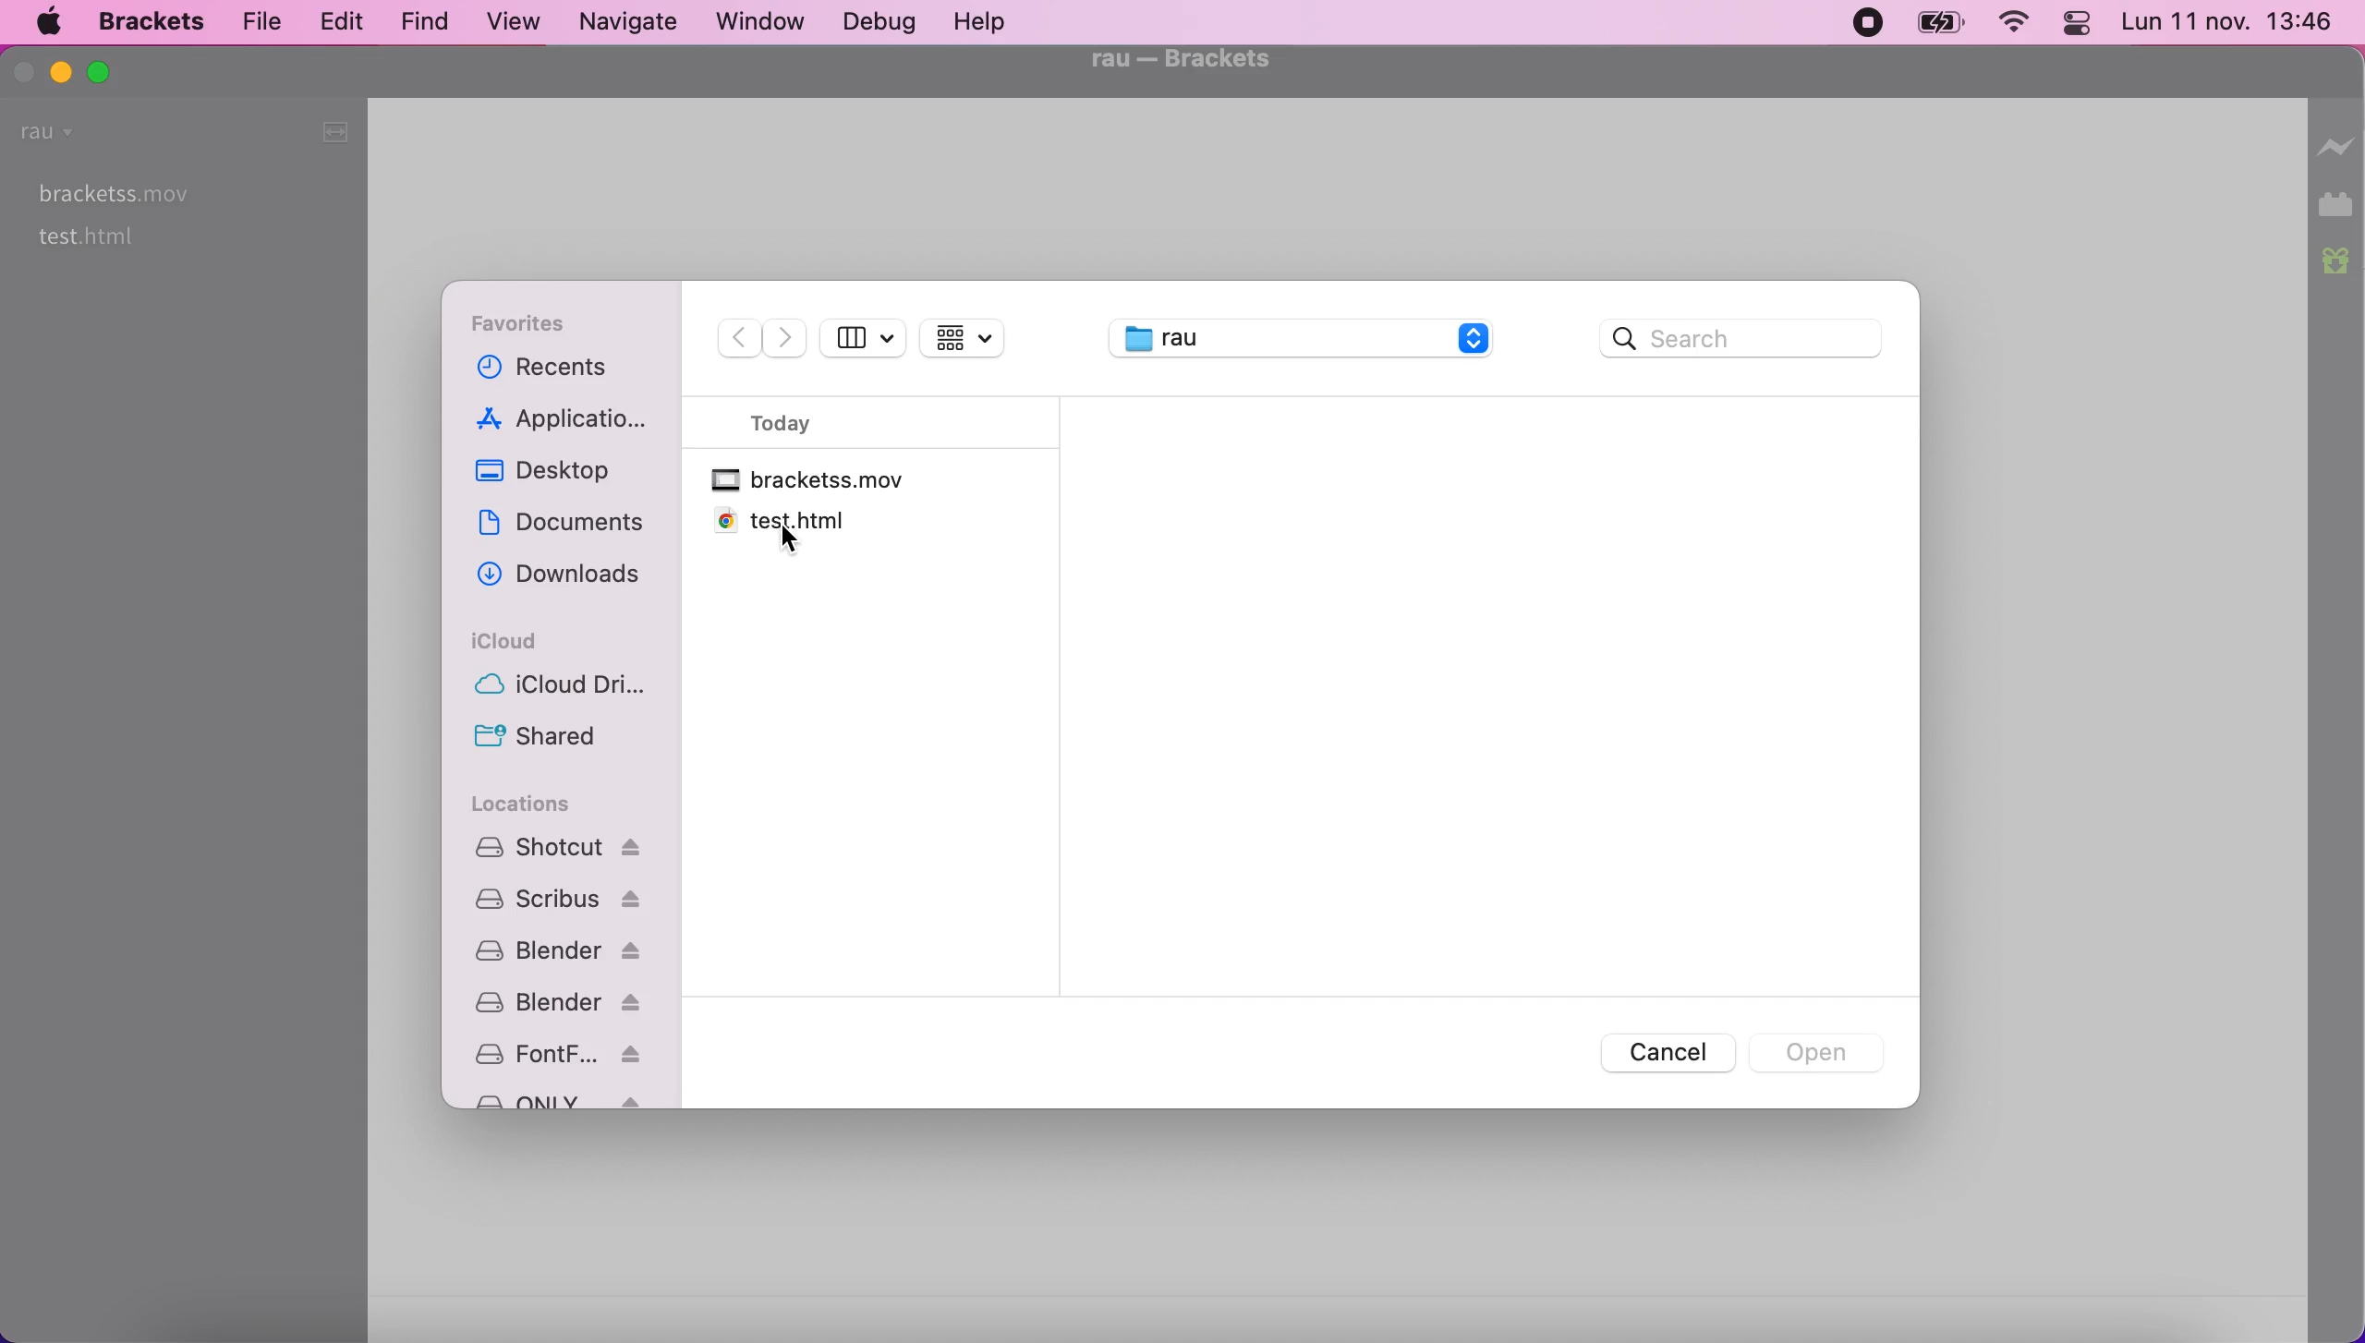 The height and width of the screenshot is (1343, 2365). I want to click on today, so click(818, 423).